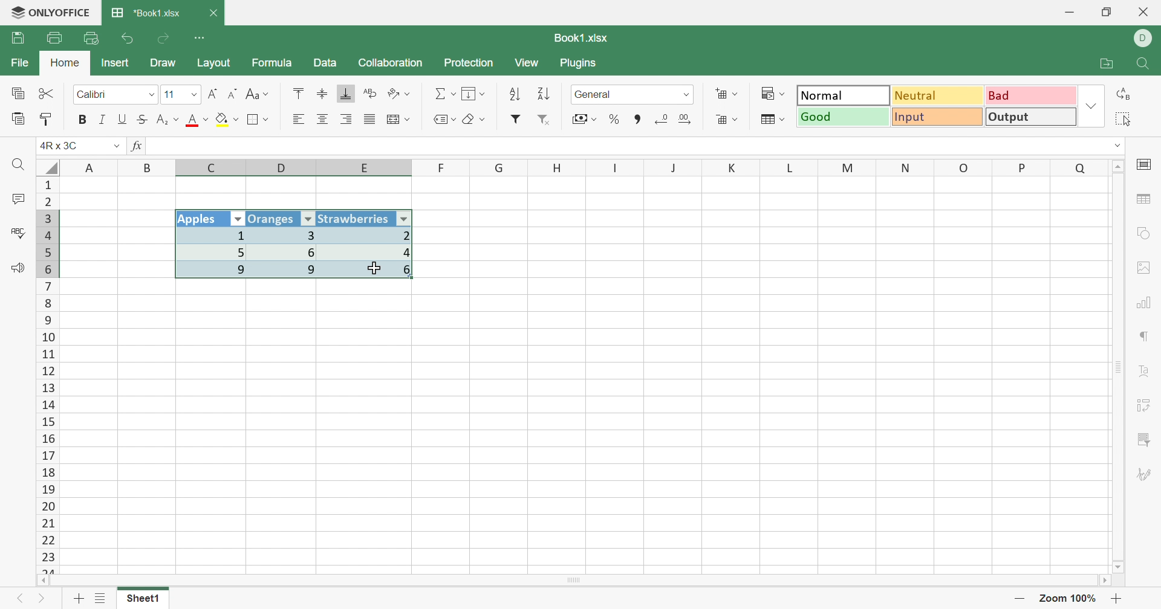  Describe the element at coordinates (528, 63) in the screenshot. I see `View` at that location.